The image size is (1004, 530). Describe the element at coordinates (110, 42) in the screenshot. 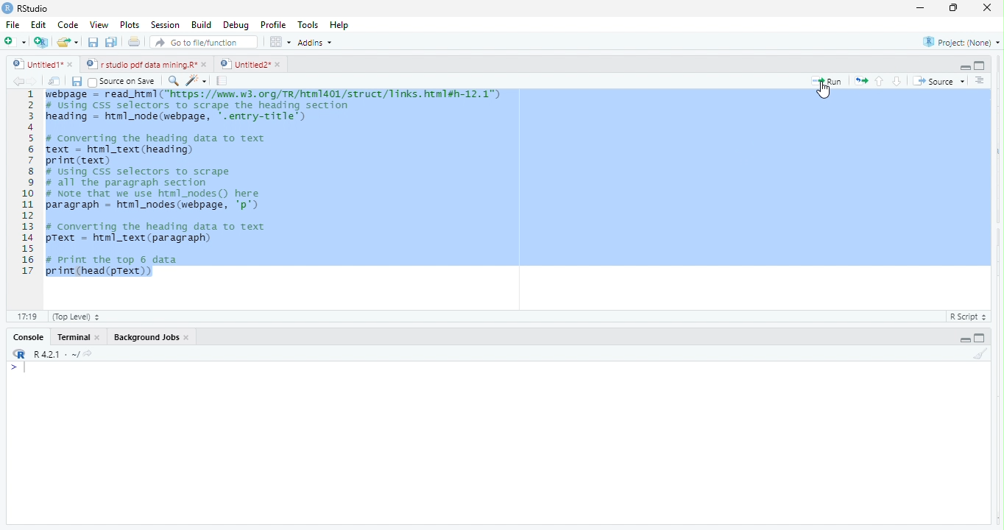

I see `save all open document` at that location.